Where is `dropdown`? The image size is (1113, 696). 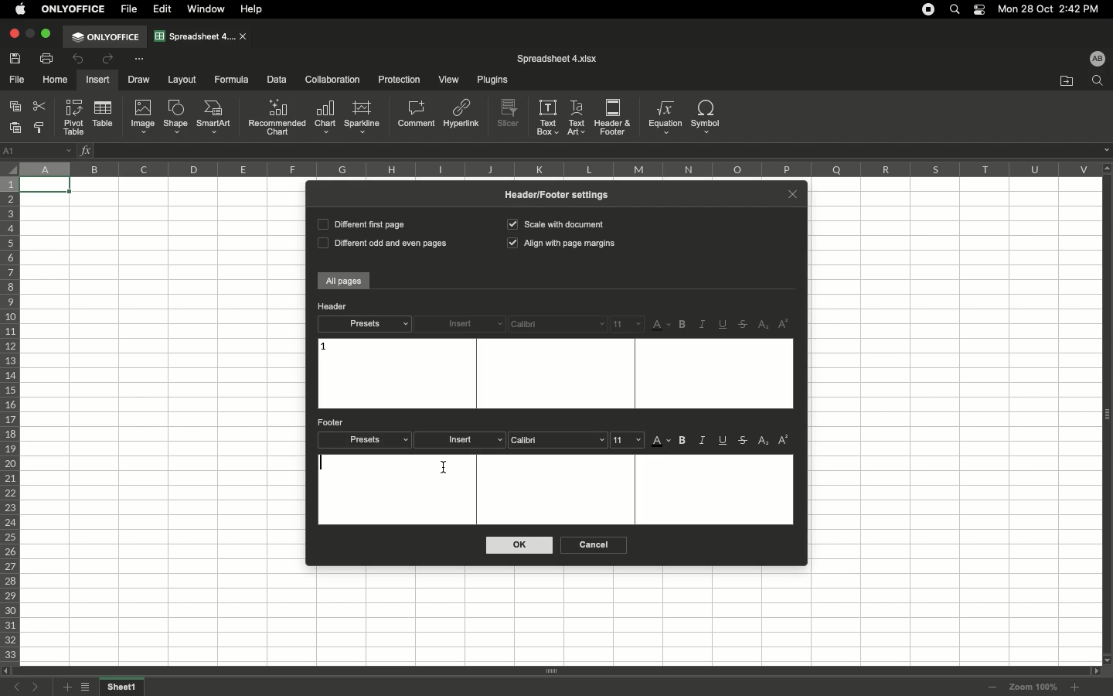 dropdown is located at coordinates (1106, 150).